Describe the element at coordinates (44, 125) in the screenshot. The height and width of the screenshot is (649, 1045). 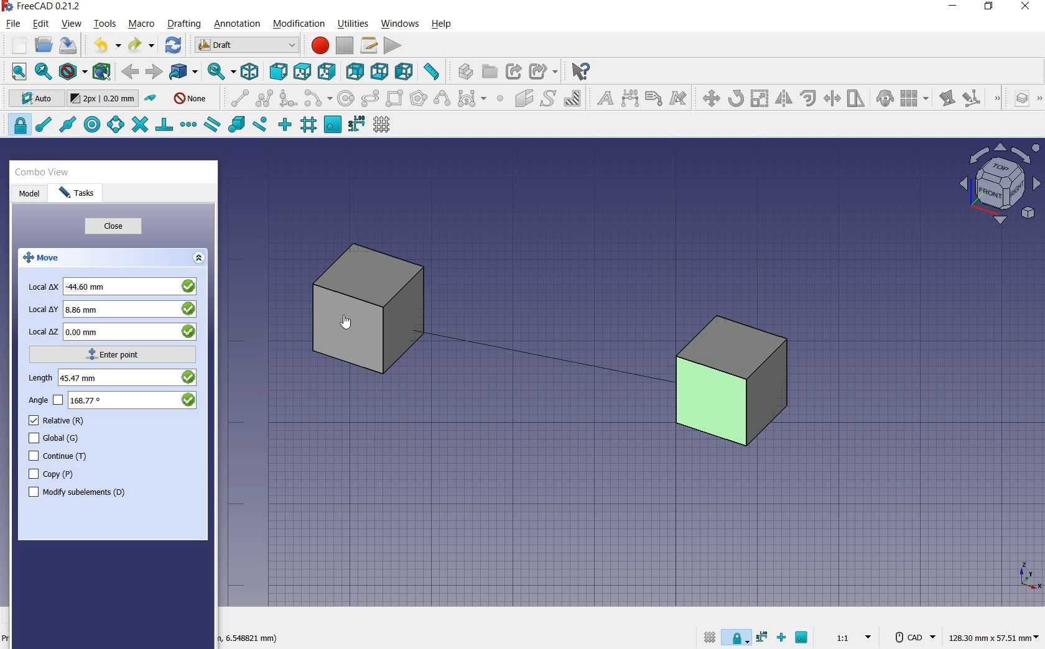
I see `snap endpoint` at that location.